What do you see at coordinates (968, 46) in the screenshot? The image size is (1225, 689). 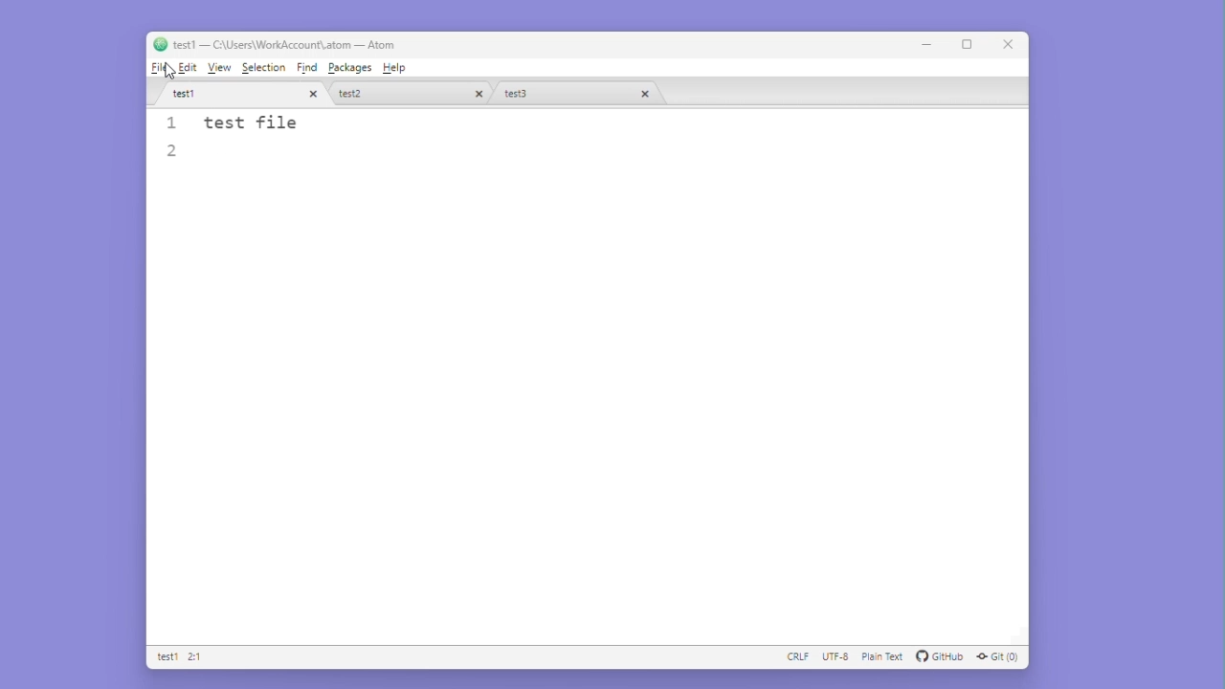 I see `Maximize` at bounding box center [968, 46].